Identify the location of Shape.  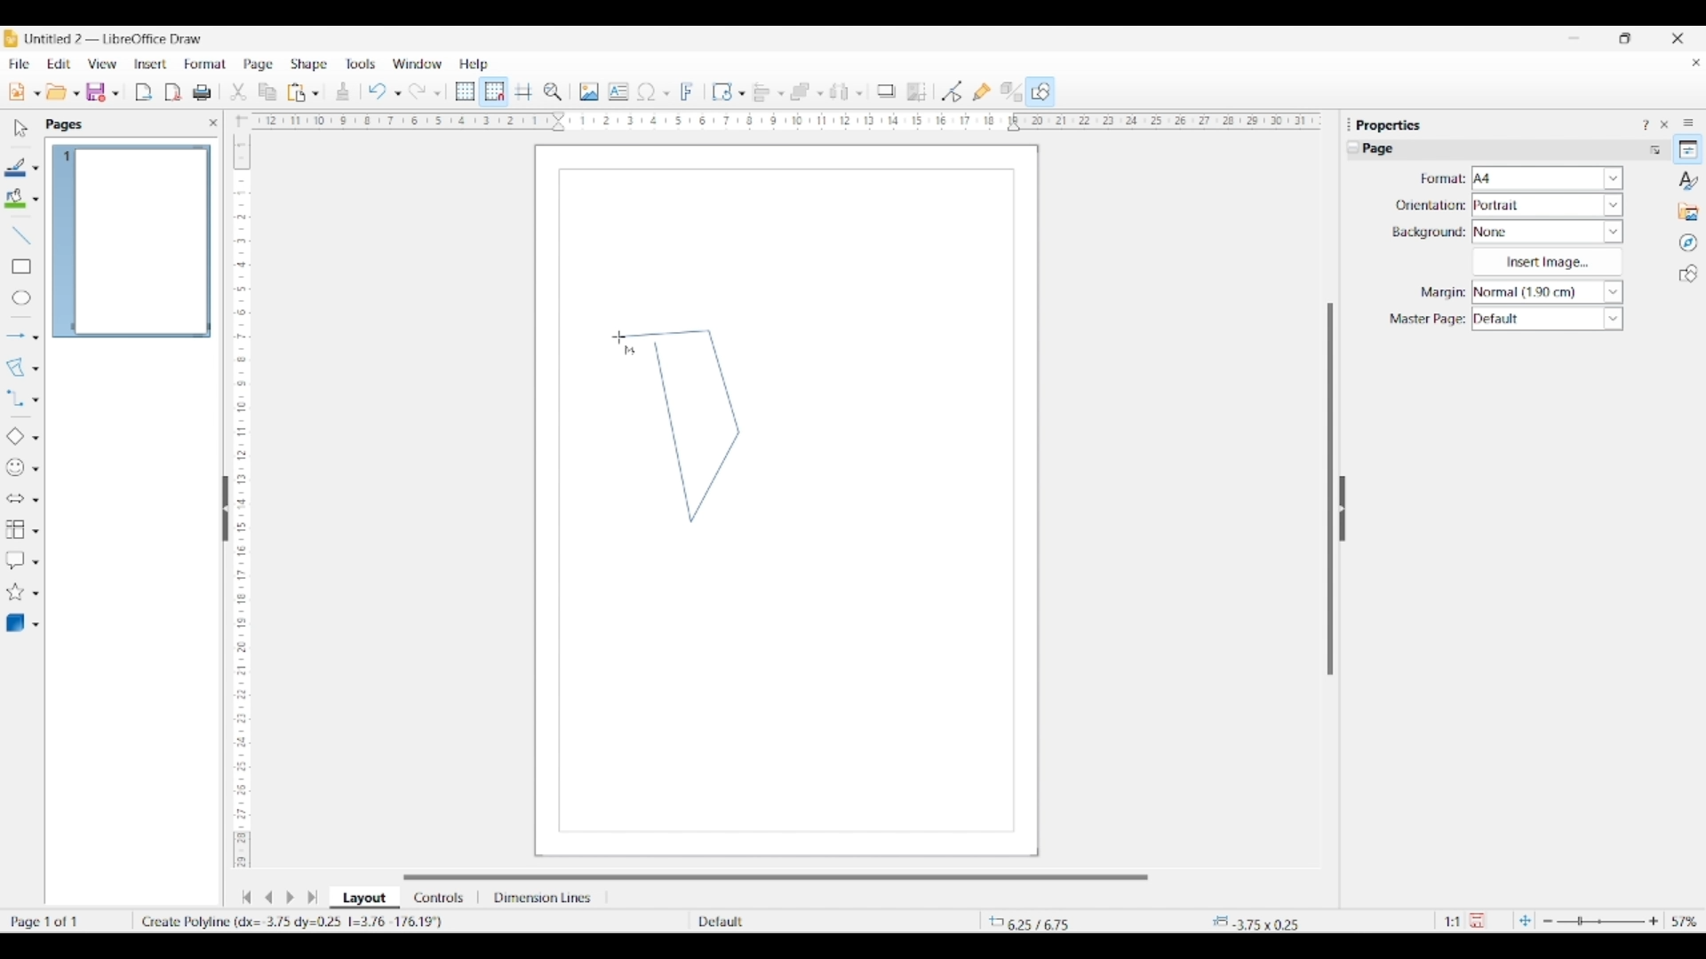
(310, 65).